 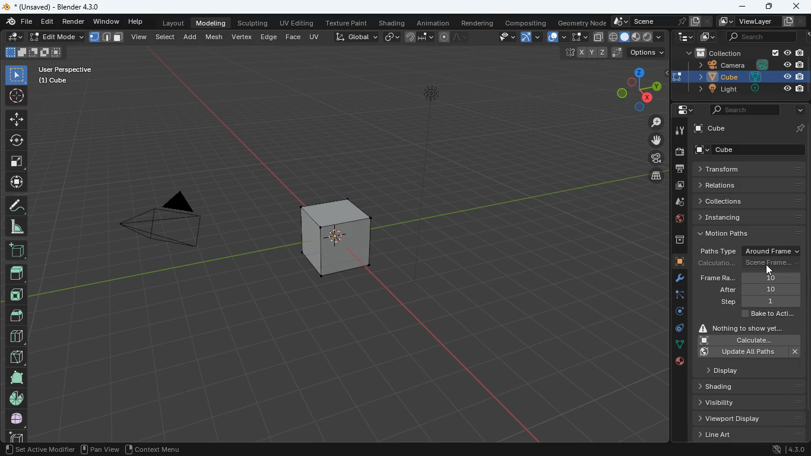 What do you see at coordinates (790, 450) in the screenshot?
I see `version` at bounding box center [790, 450].